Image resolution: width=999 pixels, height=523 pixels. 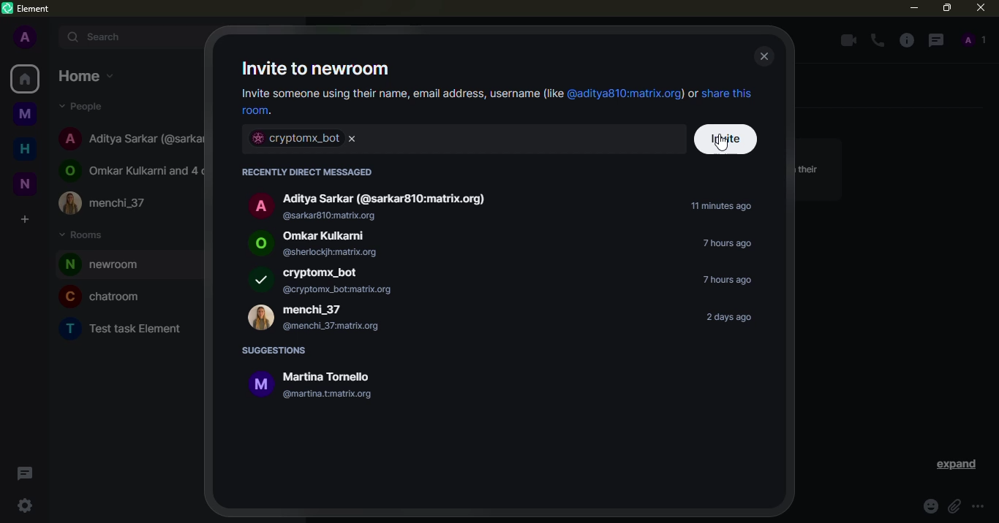 What do you see at coordinates (723, 244) in the screenshot?
I see `time` at bounding box center [723, 244].